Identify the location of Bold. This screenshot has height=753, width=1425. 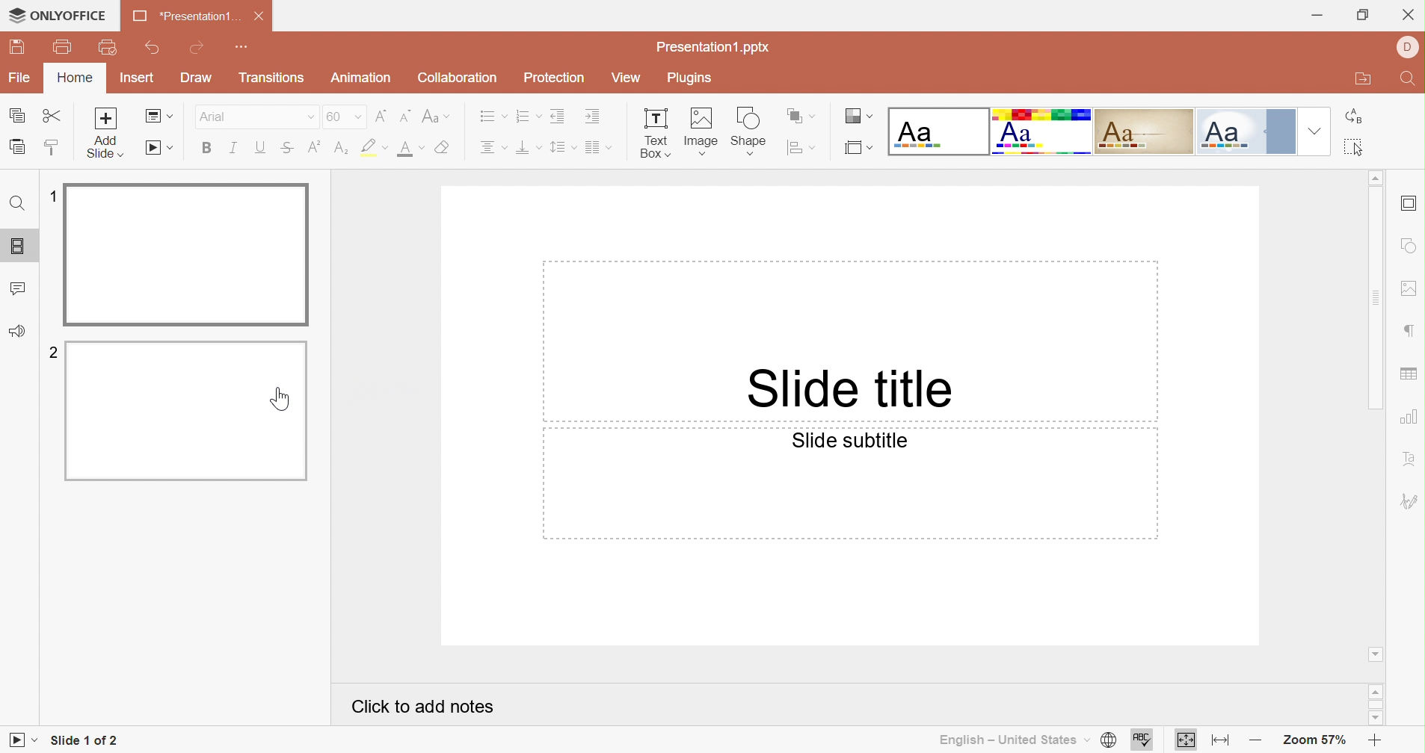
(210, 148).